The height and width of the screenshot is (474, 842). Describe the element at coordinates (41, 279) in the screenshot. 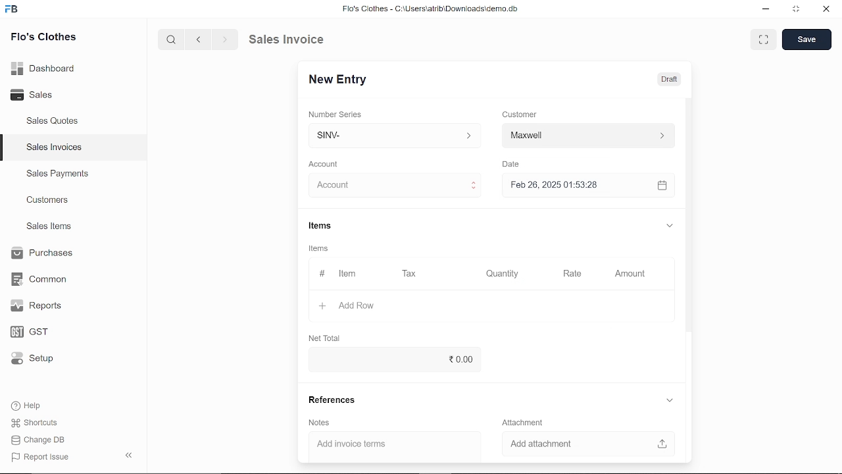

I see `Common` at that location.